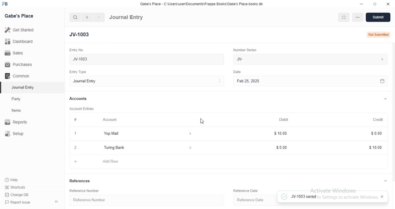 This screenshot has height=209, width=395. What do you see at coordinates (145, 201) in the screenshot?
I see `Reference Number` at bounding box center [145, 201].